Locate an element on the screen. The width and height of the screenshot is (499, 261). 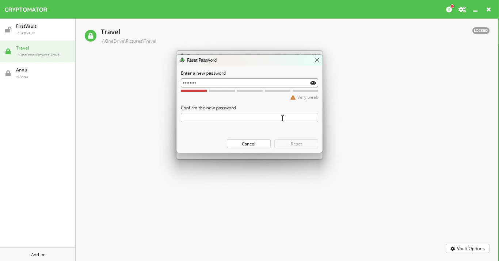
Cancel is located at coordinates (248, 144).